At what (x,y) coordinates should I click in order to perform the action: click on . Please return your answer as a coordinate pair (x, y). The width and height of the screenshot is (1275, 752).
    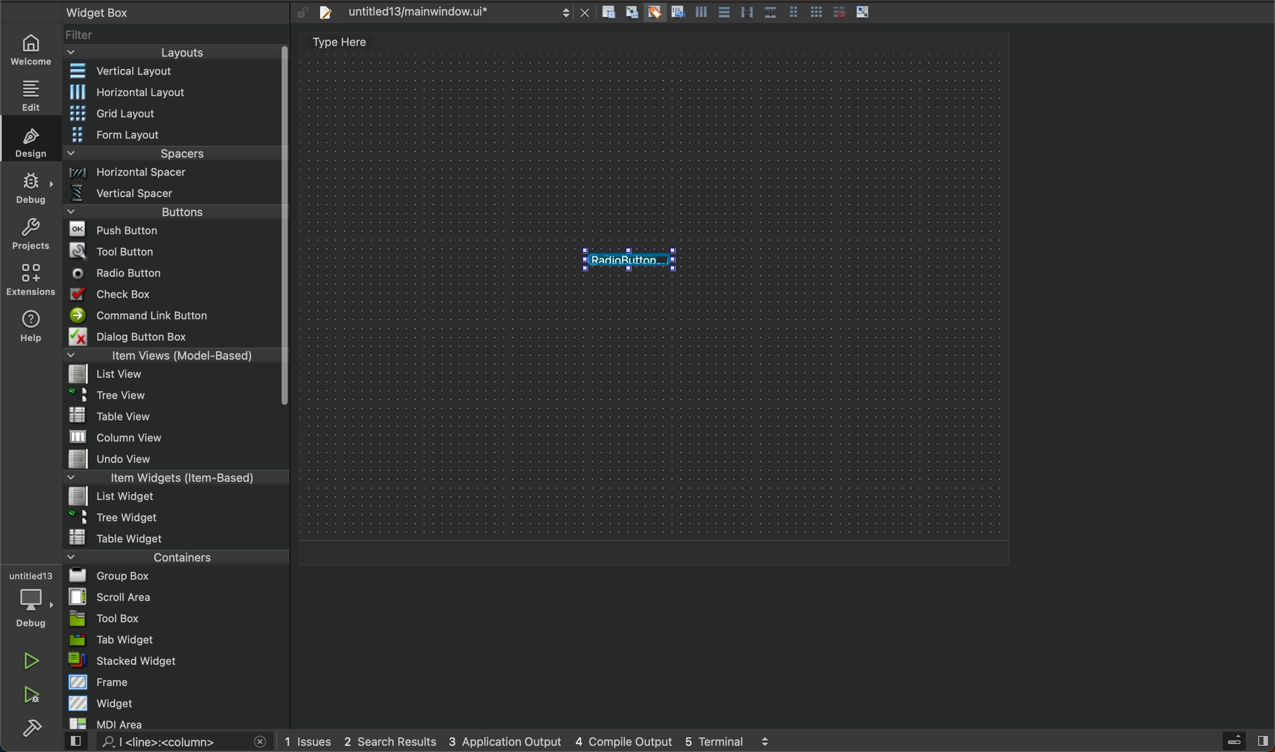
    Looking at the image, I should click on (863, 13).